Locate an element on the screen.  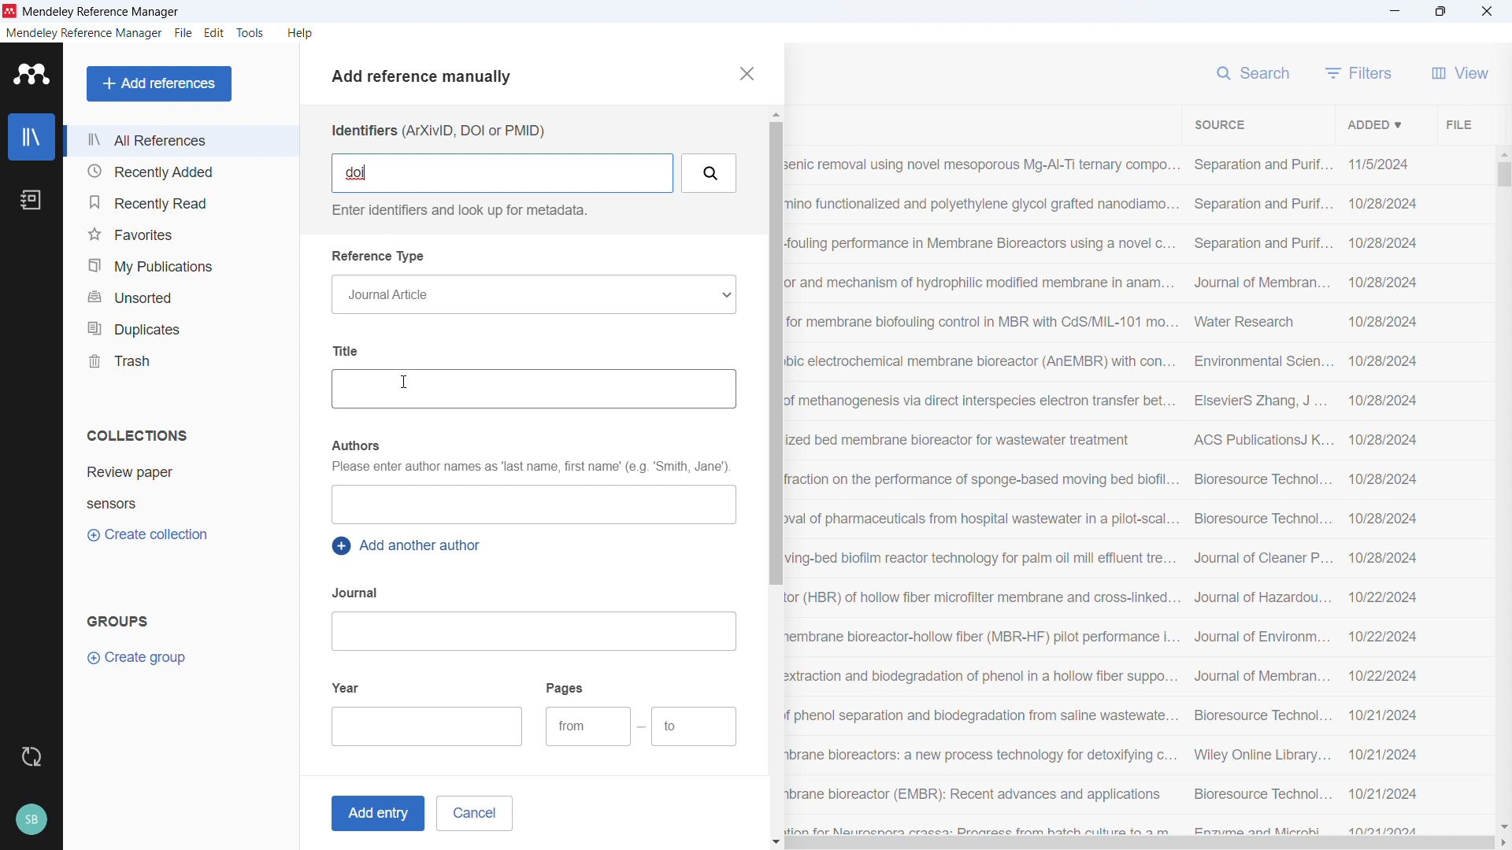
Reference type selection  is located at coordinates (532, 294).